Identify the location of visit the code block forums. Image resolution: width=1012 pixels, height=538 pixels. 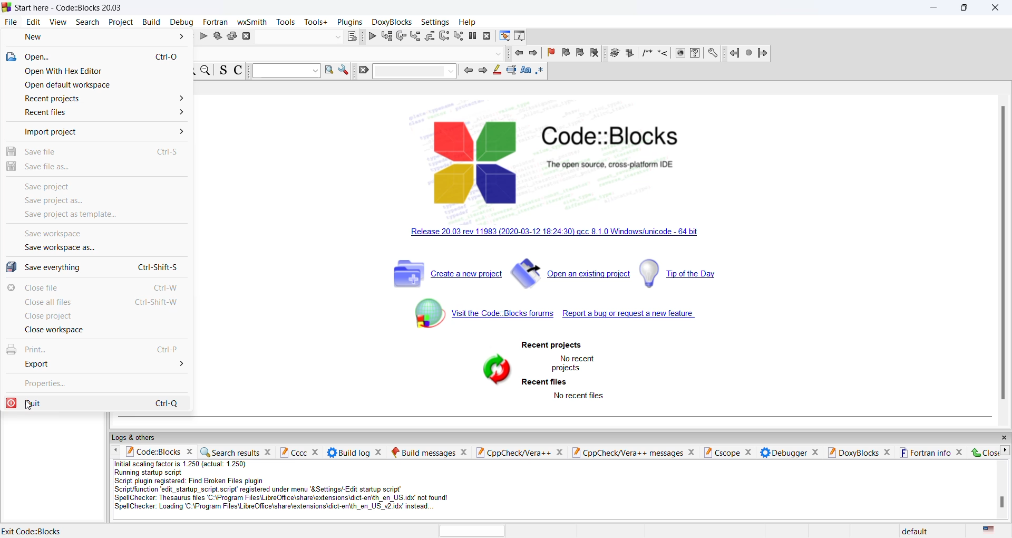
(478, 314).